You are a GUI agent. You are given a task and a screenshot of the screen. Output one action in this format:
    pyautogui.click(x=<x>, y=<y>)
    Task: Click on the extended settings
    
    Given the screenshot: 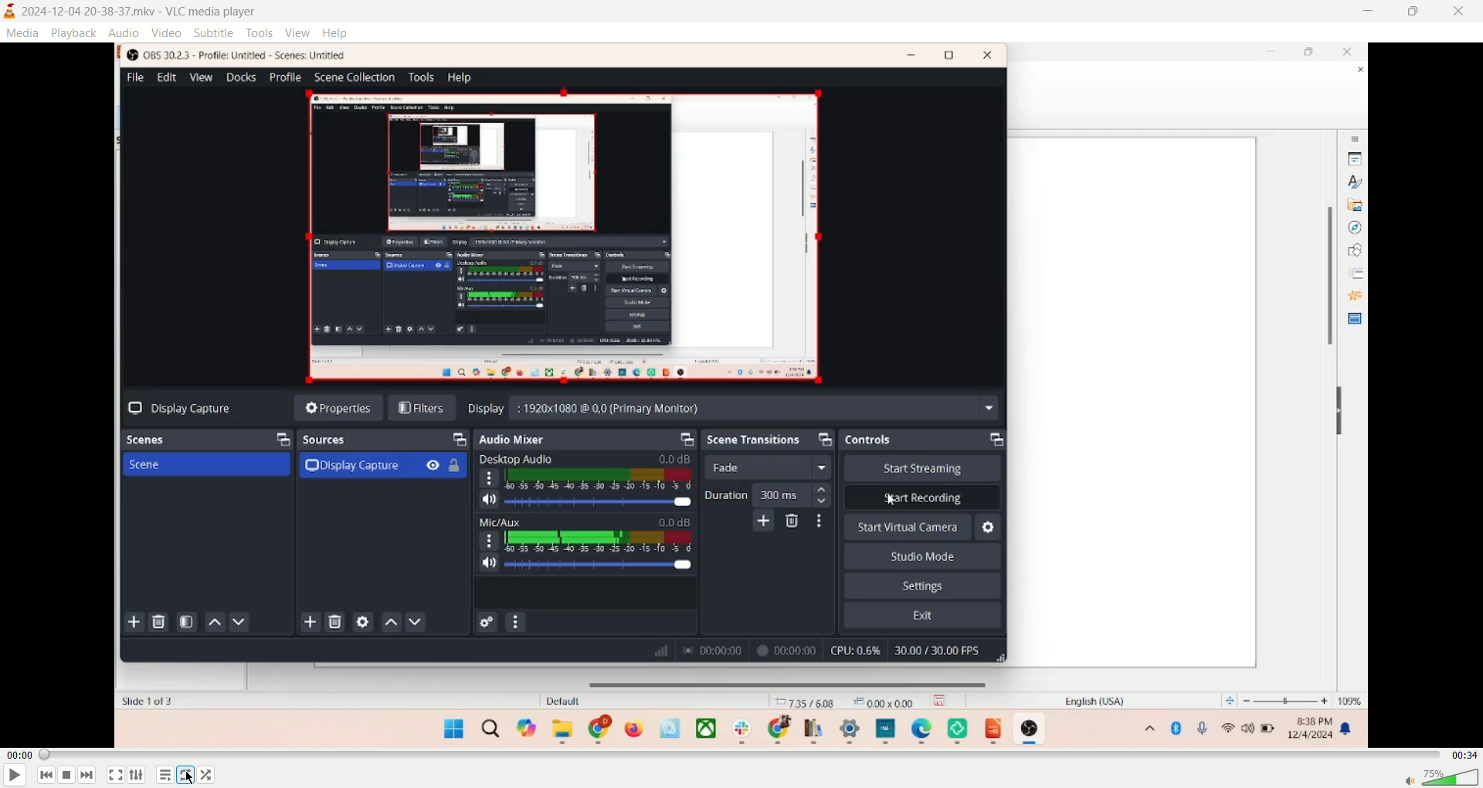 What is the action you would take?
    pyautogui.click(x=135, y=775)
    